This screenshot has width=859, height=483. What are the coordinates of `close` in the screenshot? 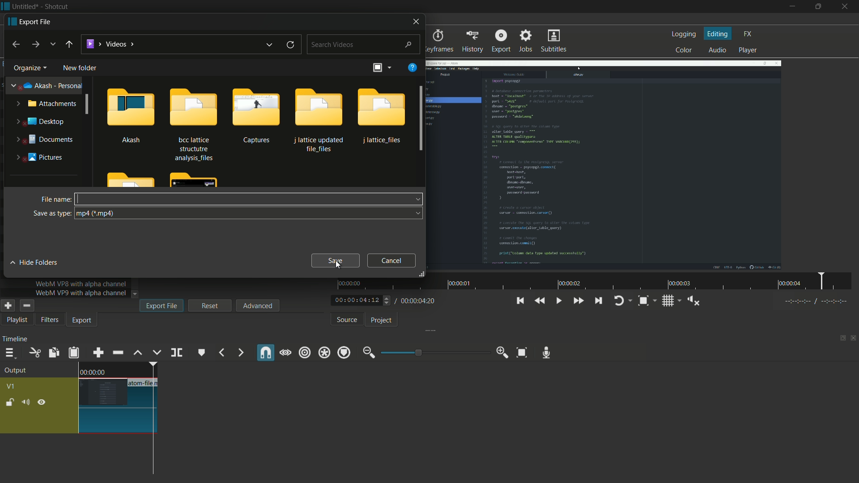 It's located at (414, 21).